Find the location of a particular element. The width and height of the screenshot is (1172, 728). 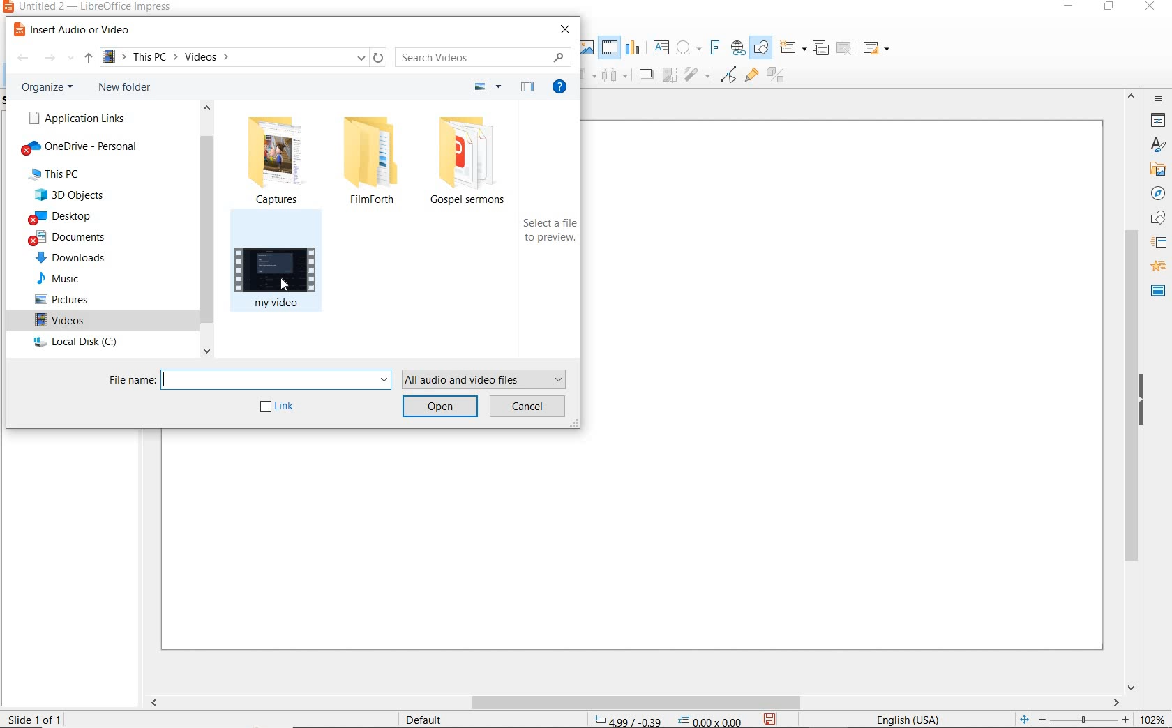

INSERT AUDIO OR VIDEO is located at coordinates (610, 48).